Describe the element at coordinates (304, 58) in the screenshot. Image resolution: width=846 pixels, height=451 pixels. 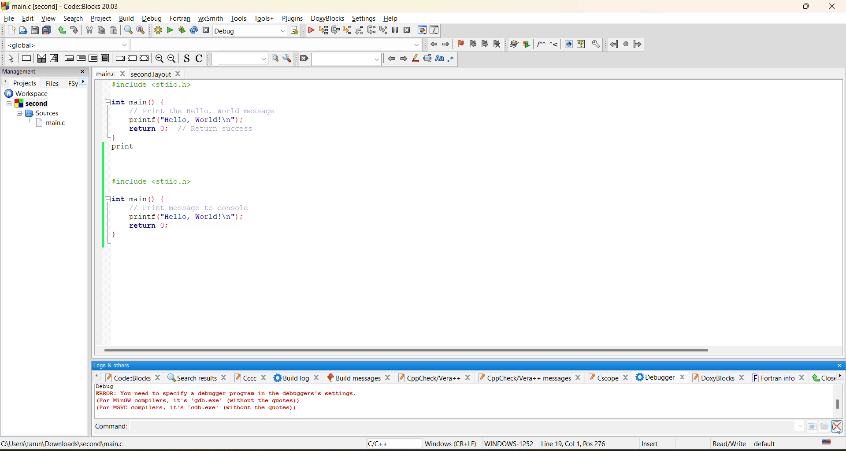
I see `clear` at that location.